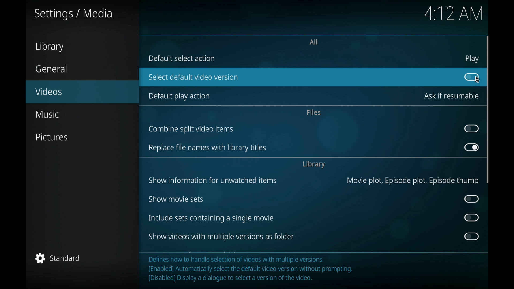  I want to click on toggle button, so click(472, 129).